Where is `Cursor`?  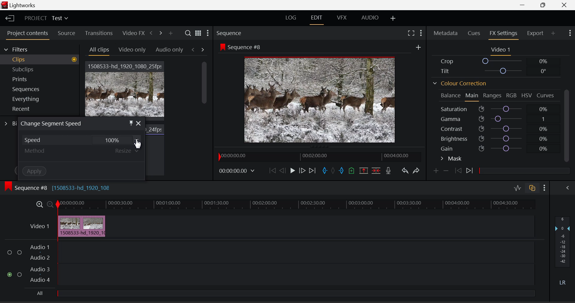
Cursor is located at coordinates (137, 143).